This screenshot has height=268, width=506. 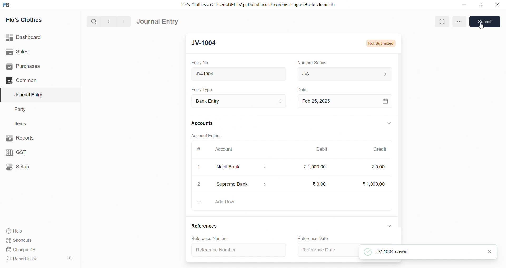 I want to click on JV-, so click(x=344, y=74).